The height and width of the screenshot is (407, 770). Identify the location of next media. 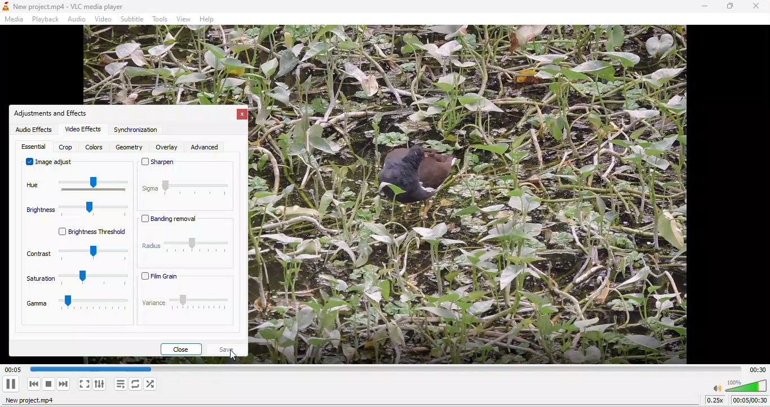
(64, 386).